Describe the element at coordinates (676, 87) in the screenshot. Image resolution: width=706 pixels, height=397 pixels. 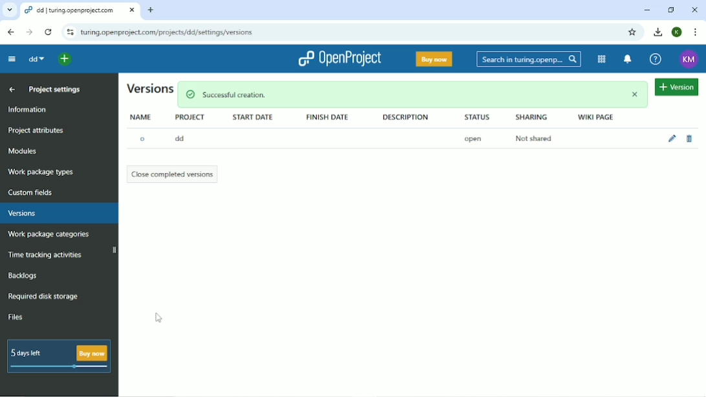
I see `version` at that location.